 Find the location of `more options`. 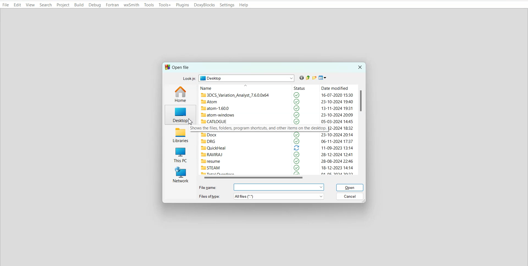

more options is located at coordinates (278, 197).